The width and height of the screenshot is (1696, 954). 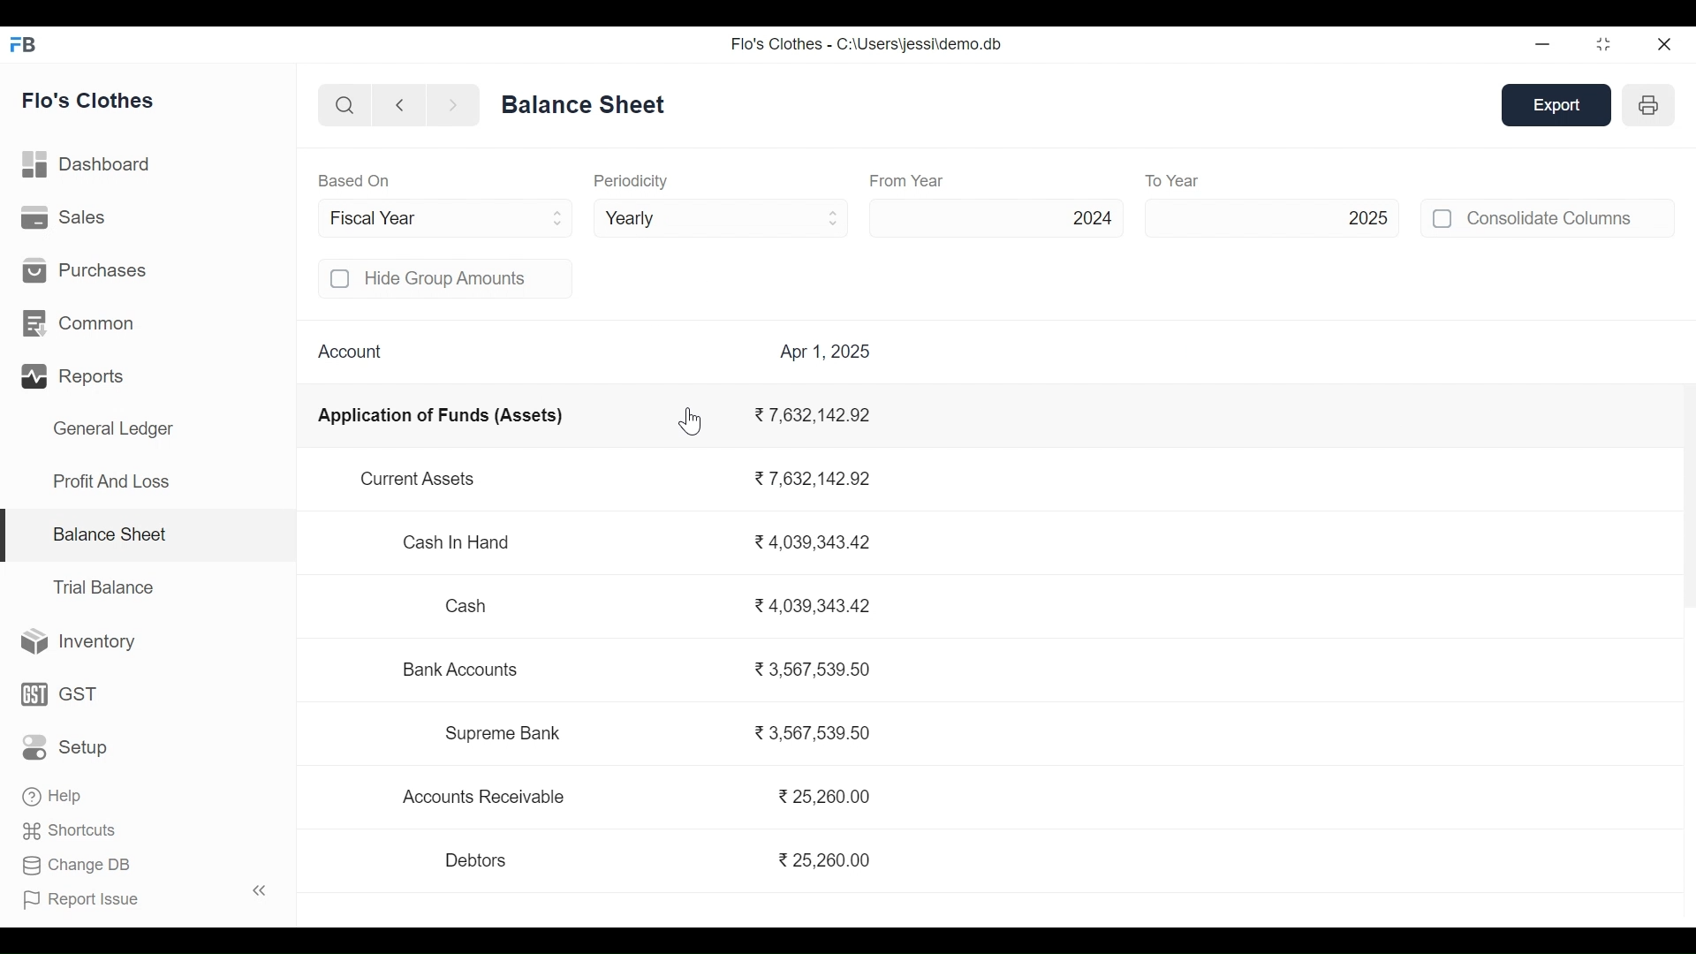 What do you see at coordinates (630, 180) in the screenshot?
I see `Periodicity` at bounding box center [630, 180].